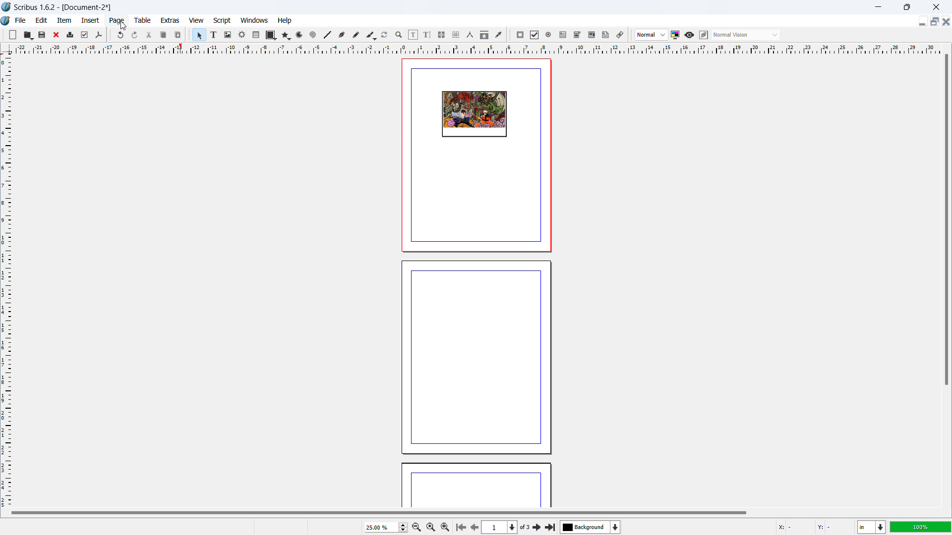  I want to click on select item, so click(199, 35).